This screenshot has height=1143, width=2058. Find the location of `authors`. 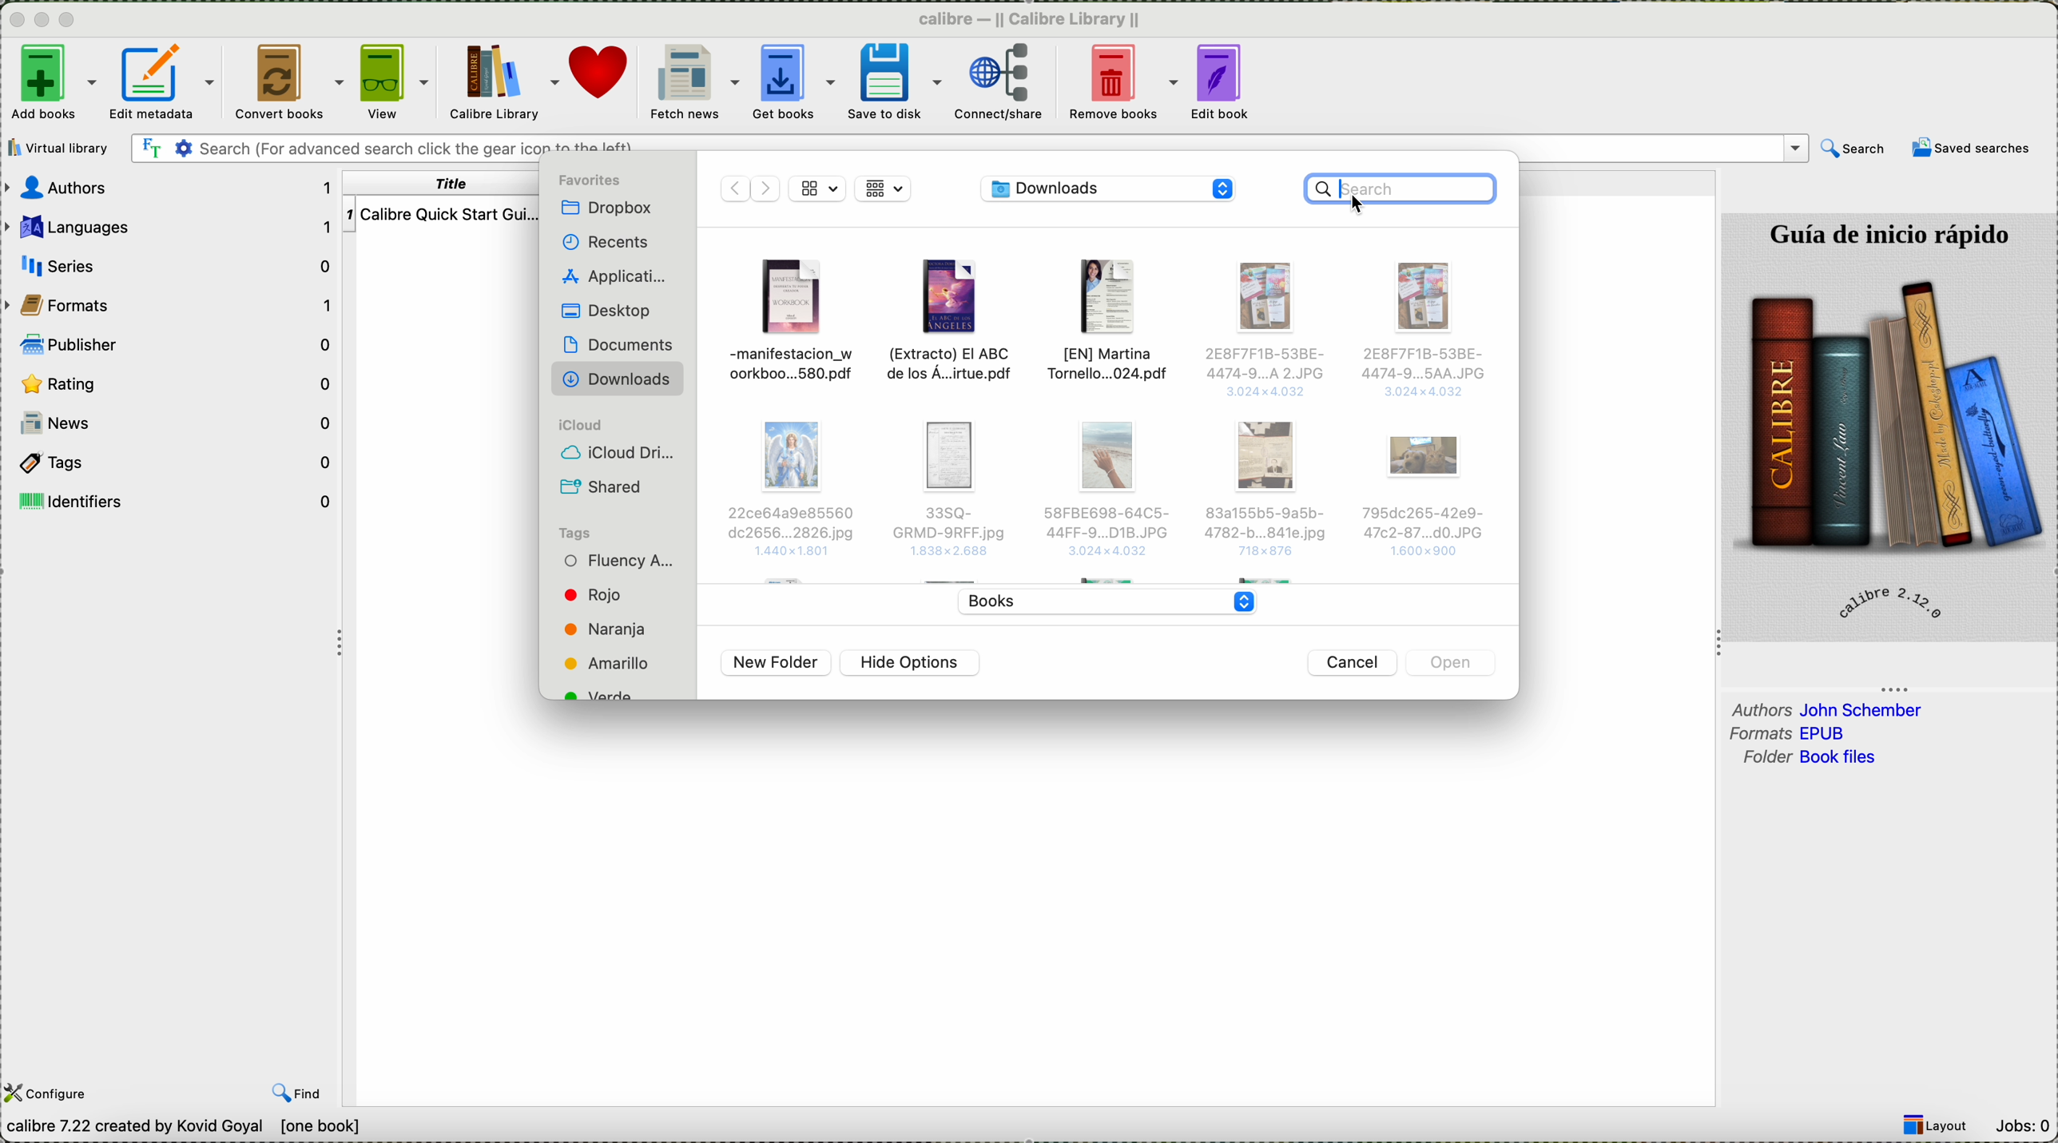

authors is located at coordinates (173, 189).